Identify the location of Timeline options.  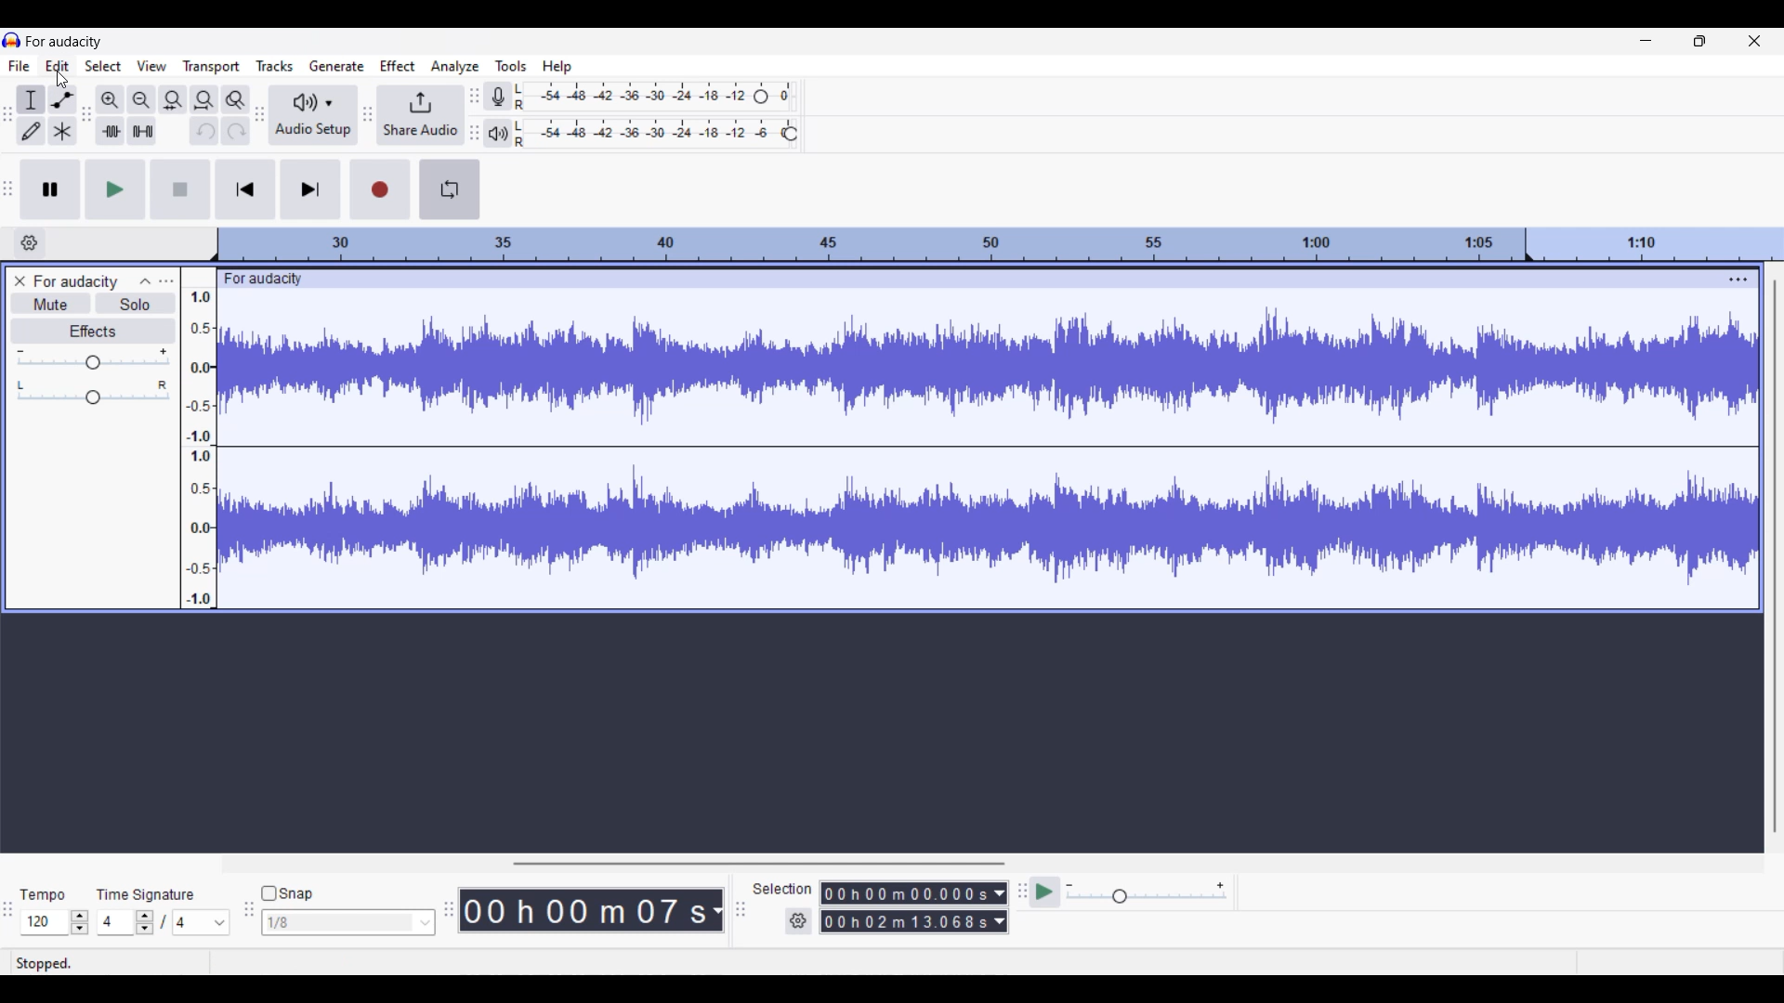
(30, 243).